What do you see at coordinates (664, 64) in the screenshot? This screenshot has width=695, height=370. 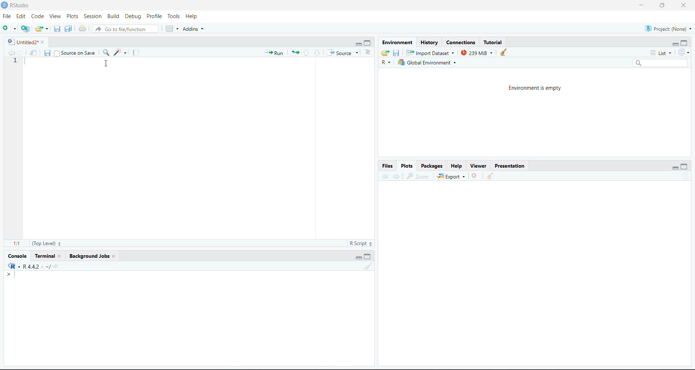 I see `Search bar` at bounding box center [664, 64].